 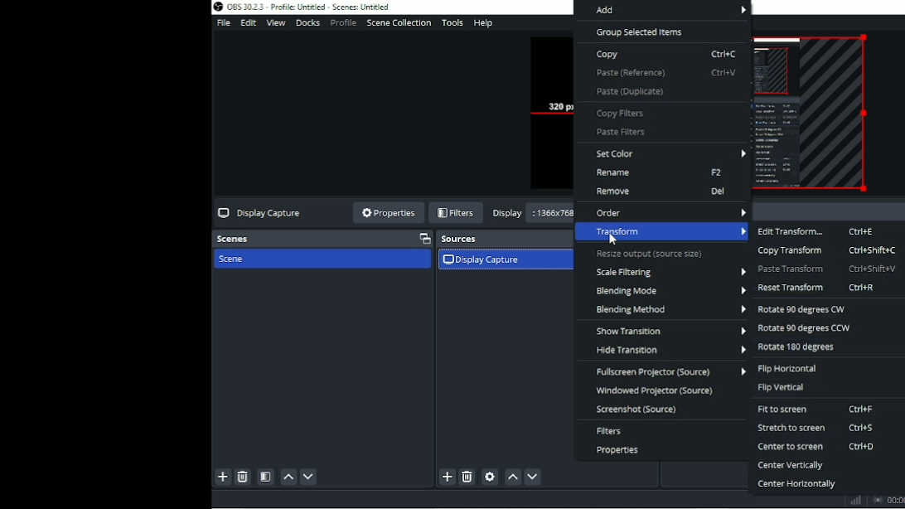 What do you see at coordinates (816, 409) in the screenshot?
I see `Fit to screen` at bounding box center [816, 409].